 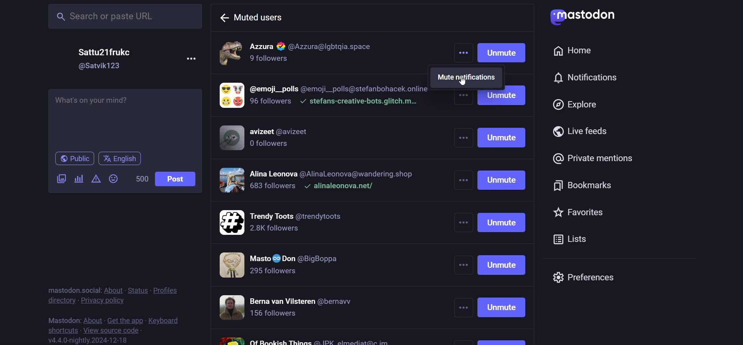 I want to click on shortcut, so click(x=61, y=330).